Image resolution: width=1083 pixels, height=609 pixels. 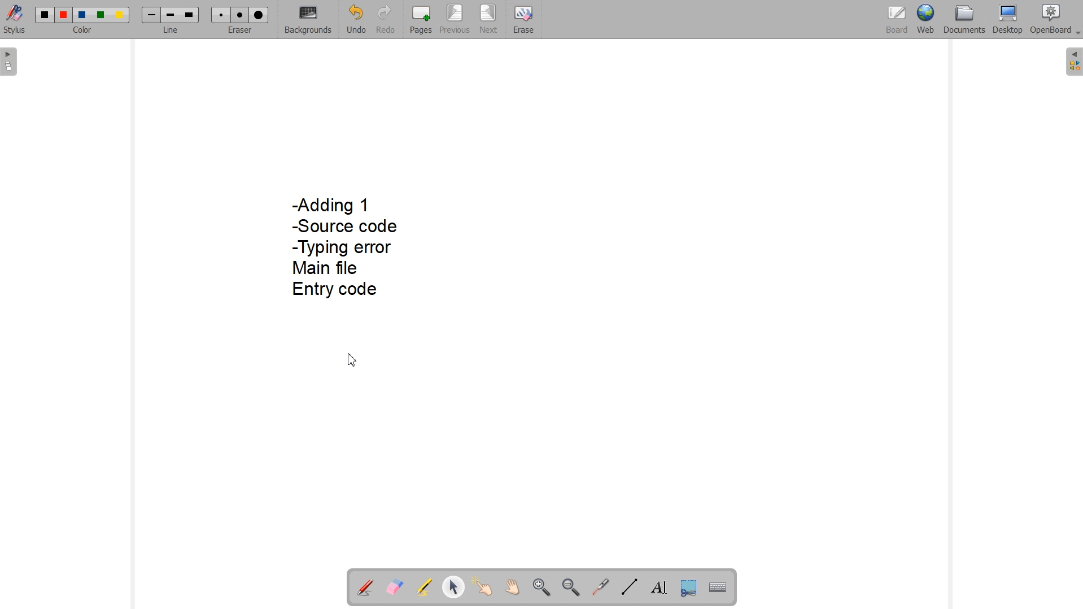 I want to click on Virtual laser pointer, so click(x=600, y=587).